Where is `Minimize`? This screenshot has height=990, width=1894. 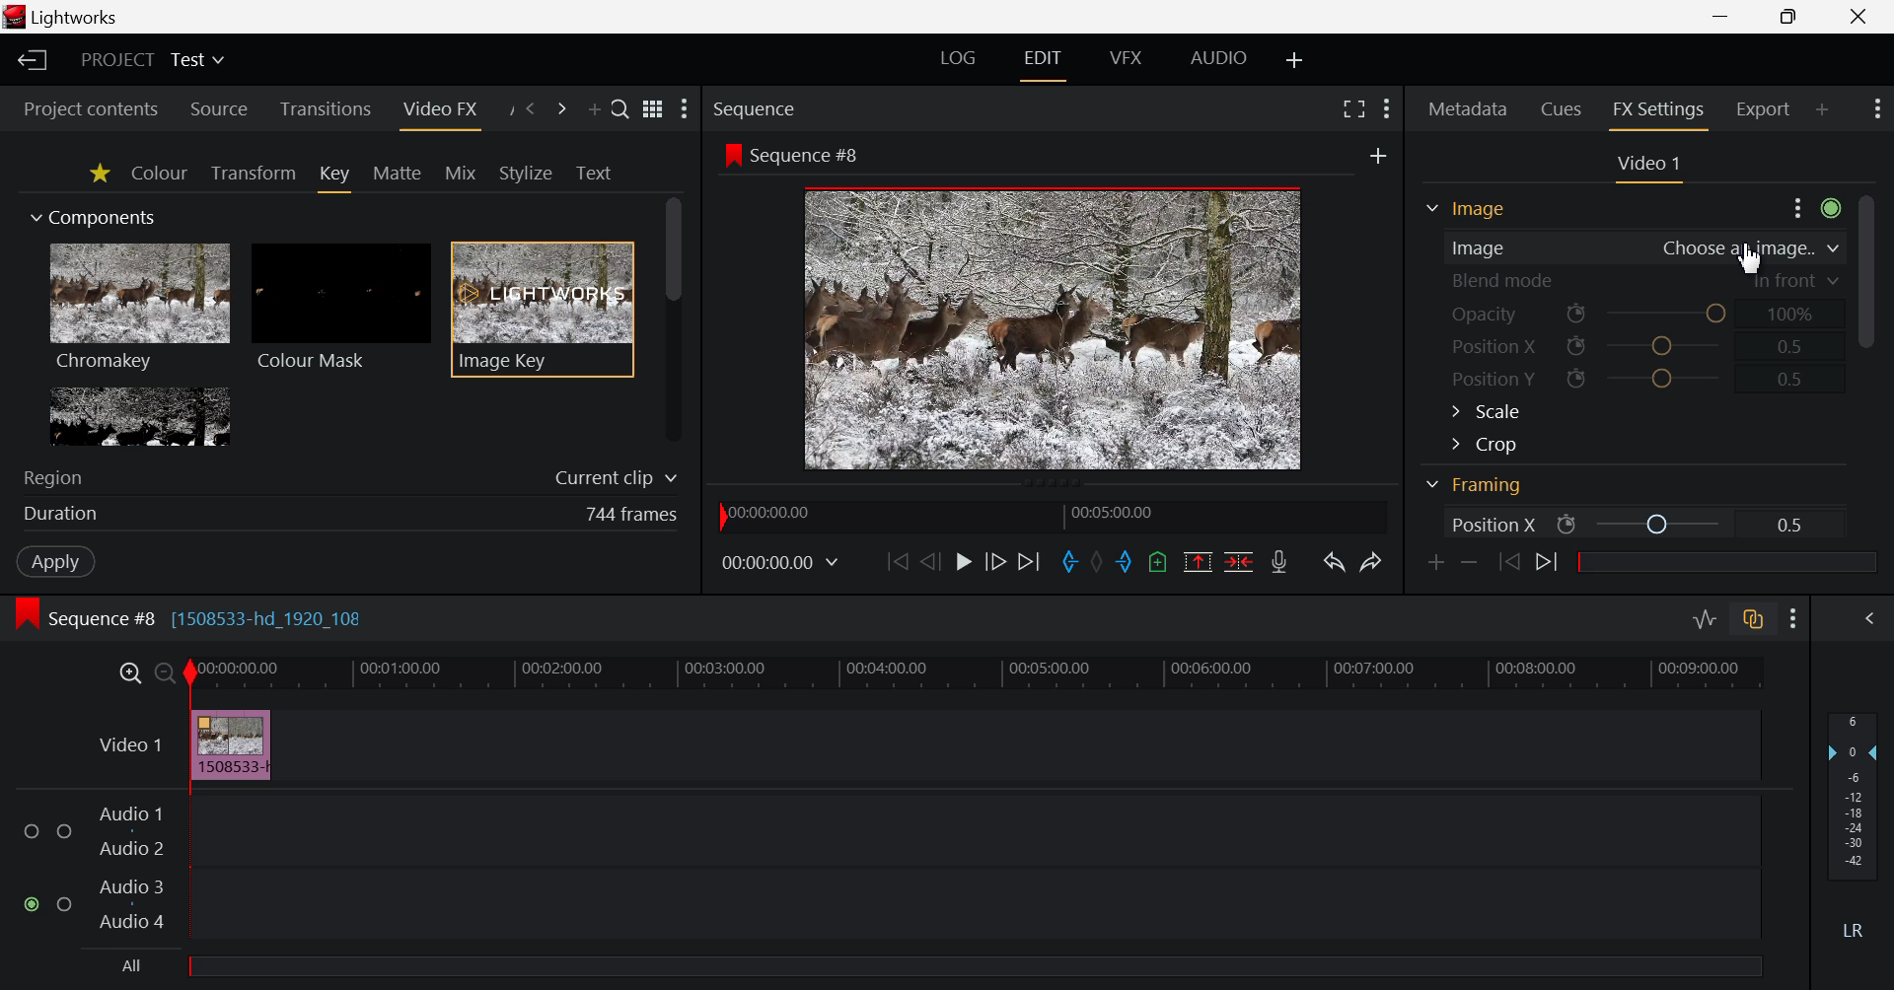 Minimize is located at coordinates (1788, 16).